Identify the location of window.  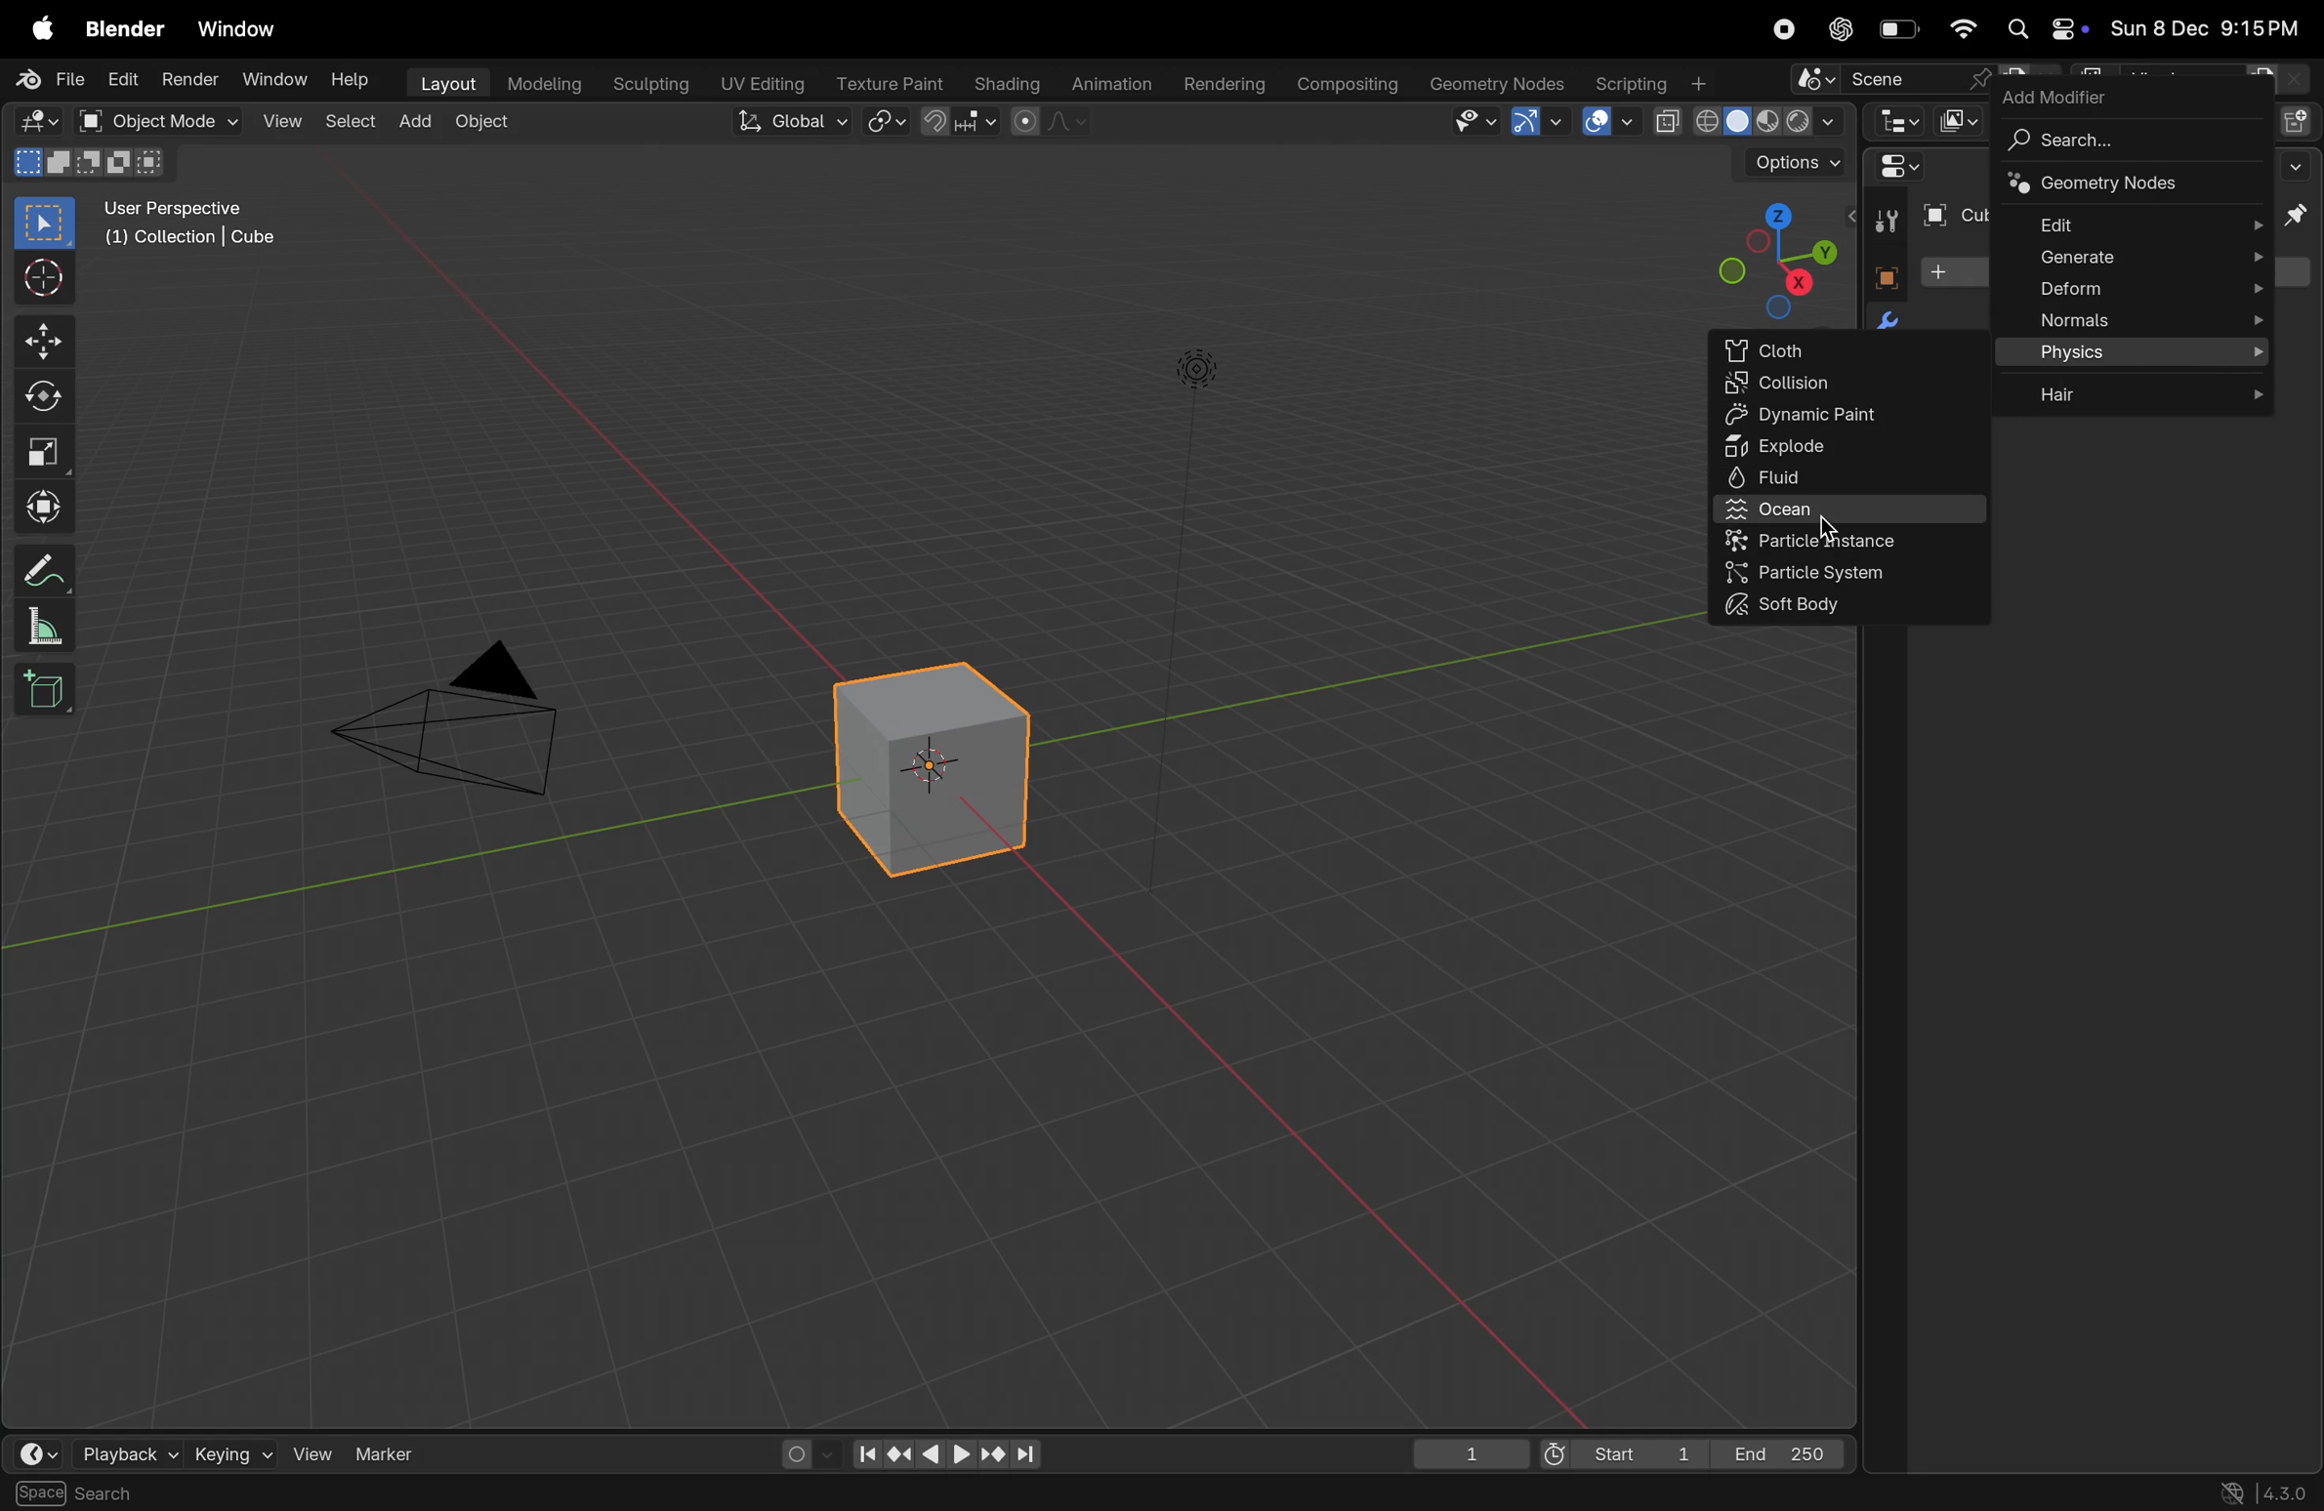
(246, 30).